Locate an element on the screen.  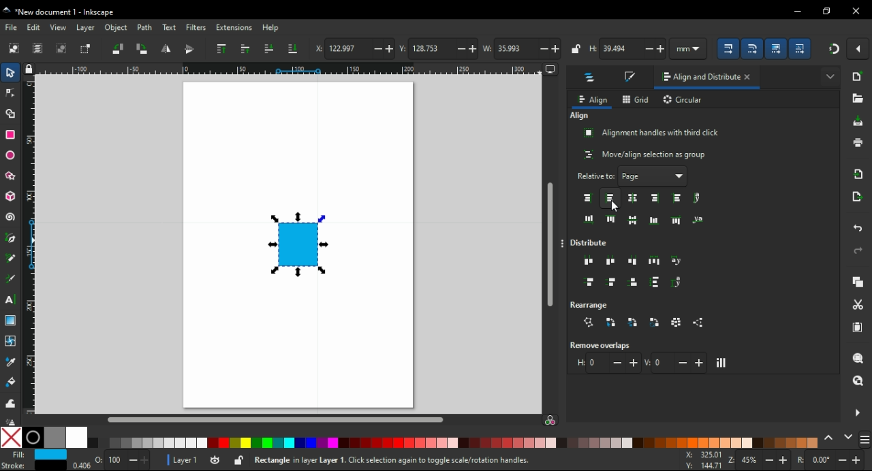
cursor is located at coordinates (614, 207).